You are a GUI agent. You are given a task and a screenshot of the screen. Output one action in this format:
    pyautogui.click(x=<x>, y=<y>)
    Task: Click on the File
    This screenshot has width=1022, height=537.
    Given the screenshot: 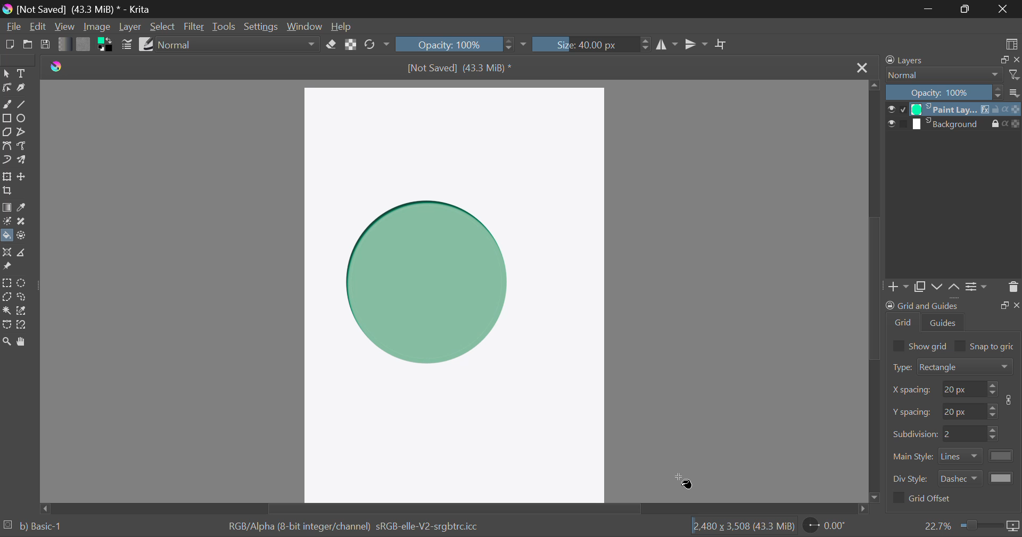 What is the action you would take?
    pyautogui.click(x=13, y=28)
    